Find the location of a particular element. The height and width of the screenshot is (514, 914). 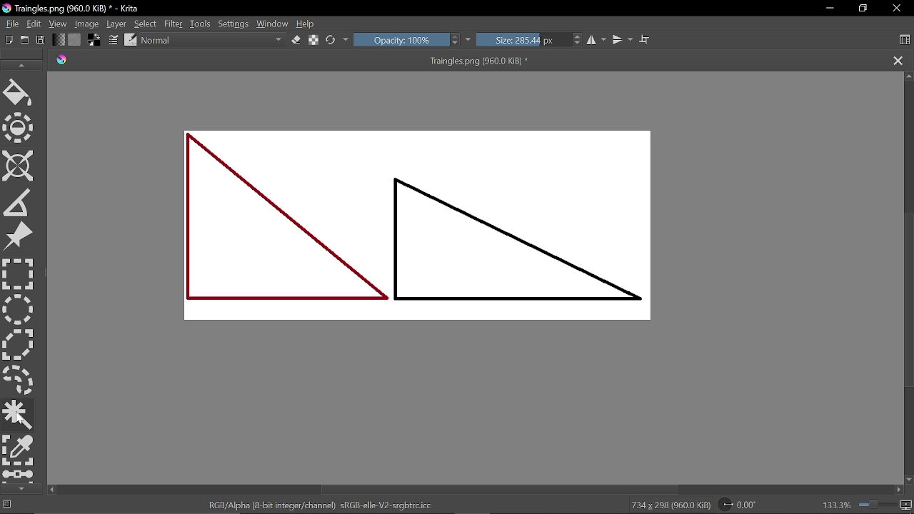

133.3% is located at coordinates (837, 505).